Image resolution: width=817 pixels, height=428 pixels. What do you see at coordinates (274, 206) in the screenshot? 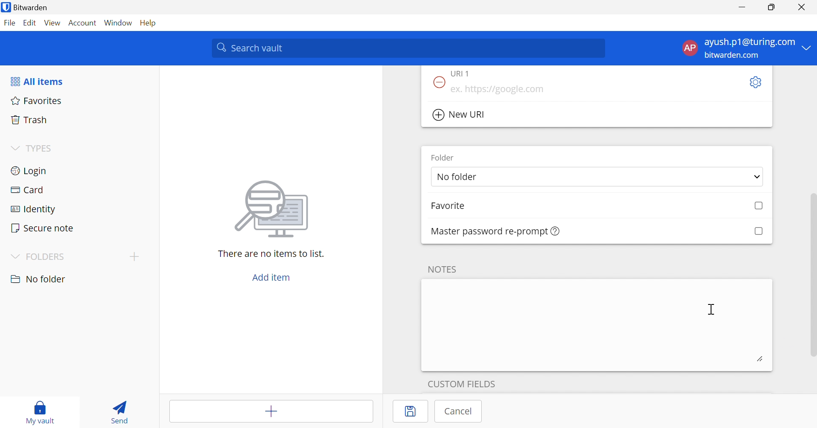
I see `image` at bounding box center [274, 206].